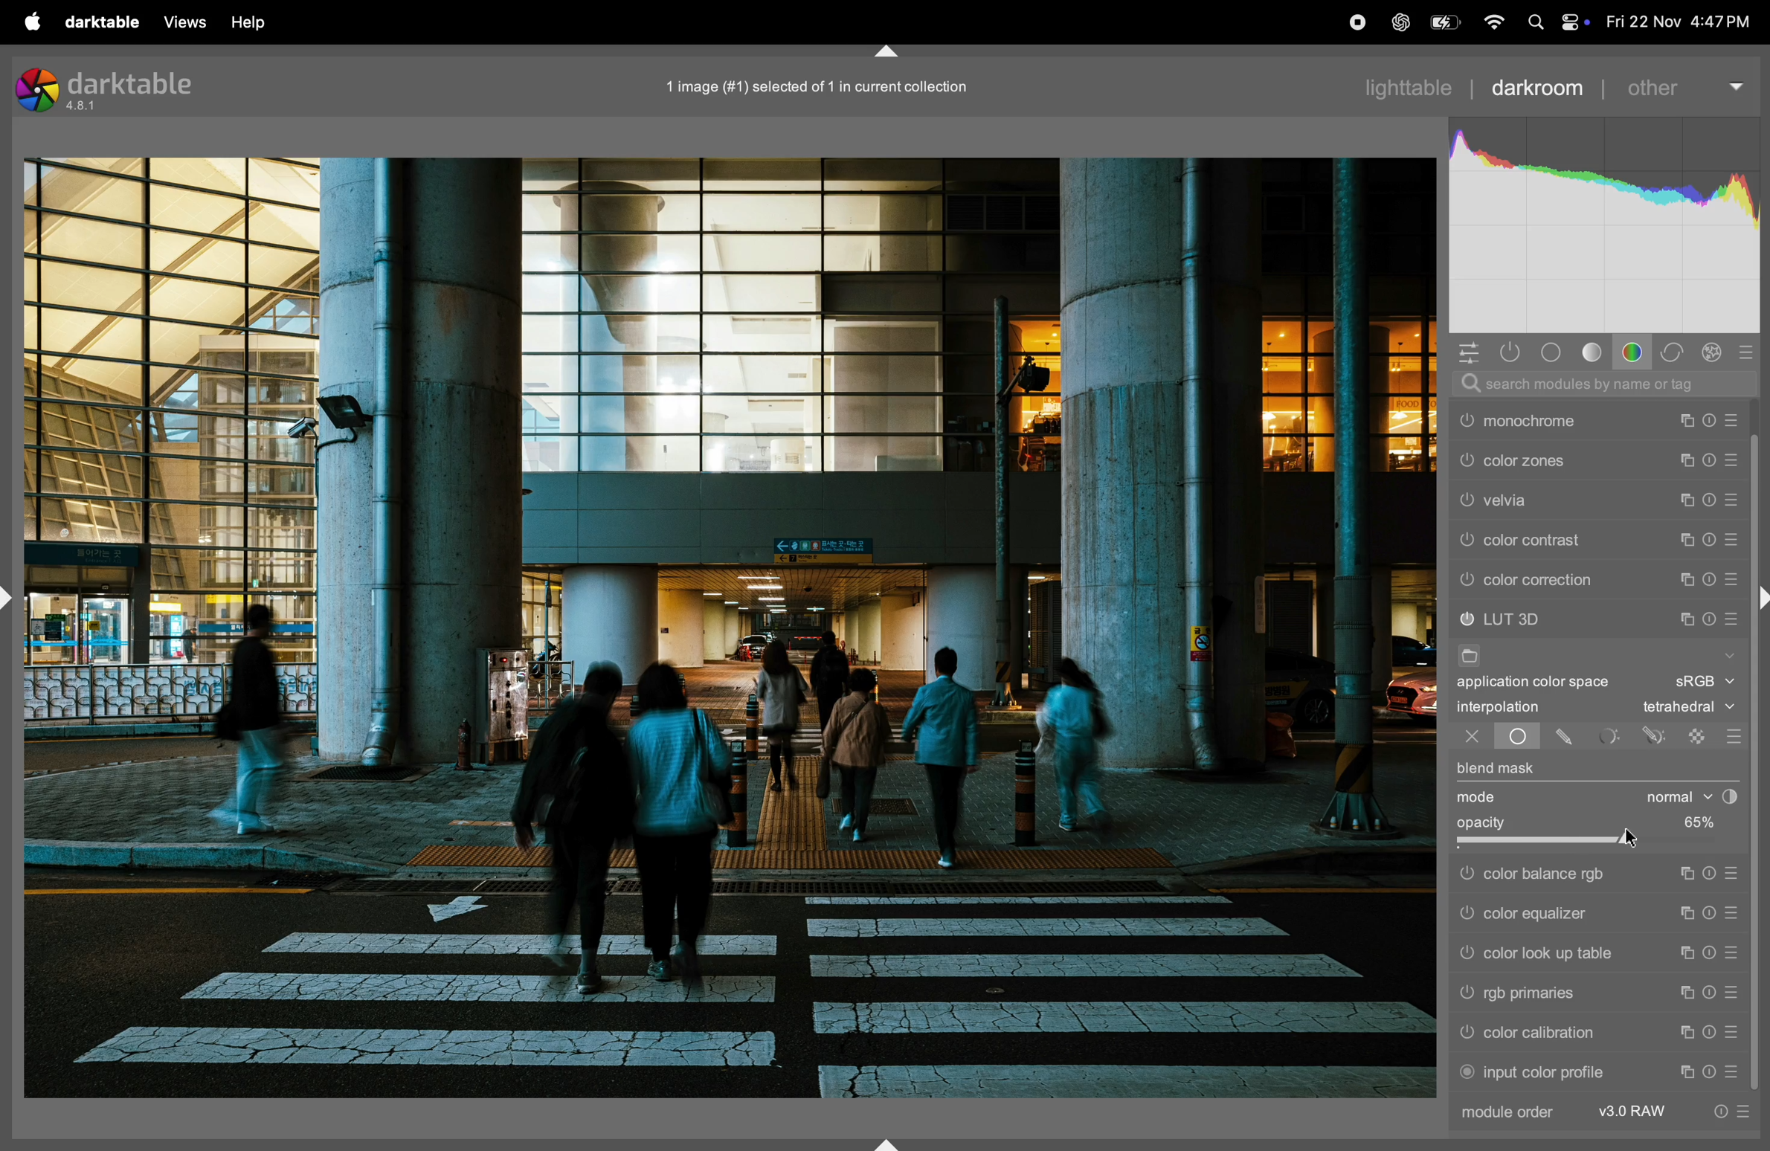  What do you see at coordinates (1711, 578) in the screenshot?
I see `reset` at bounding box center [1711, 578].